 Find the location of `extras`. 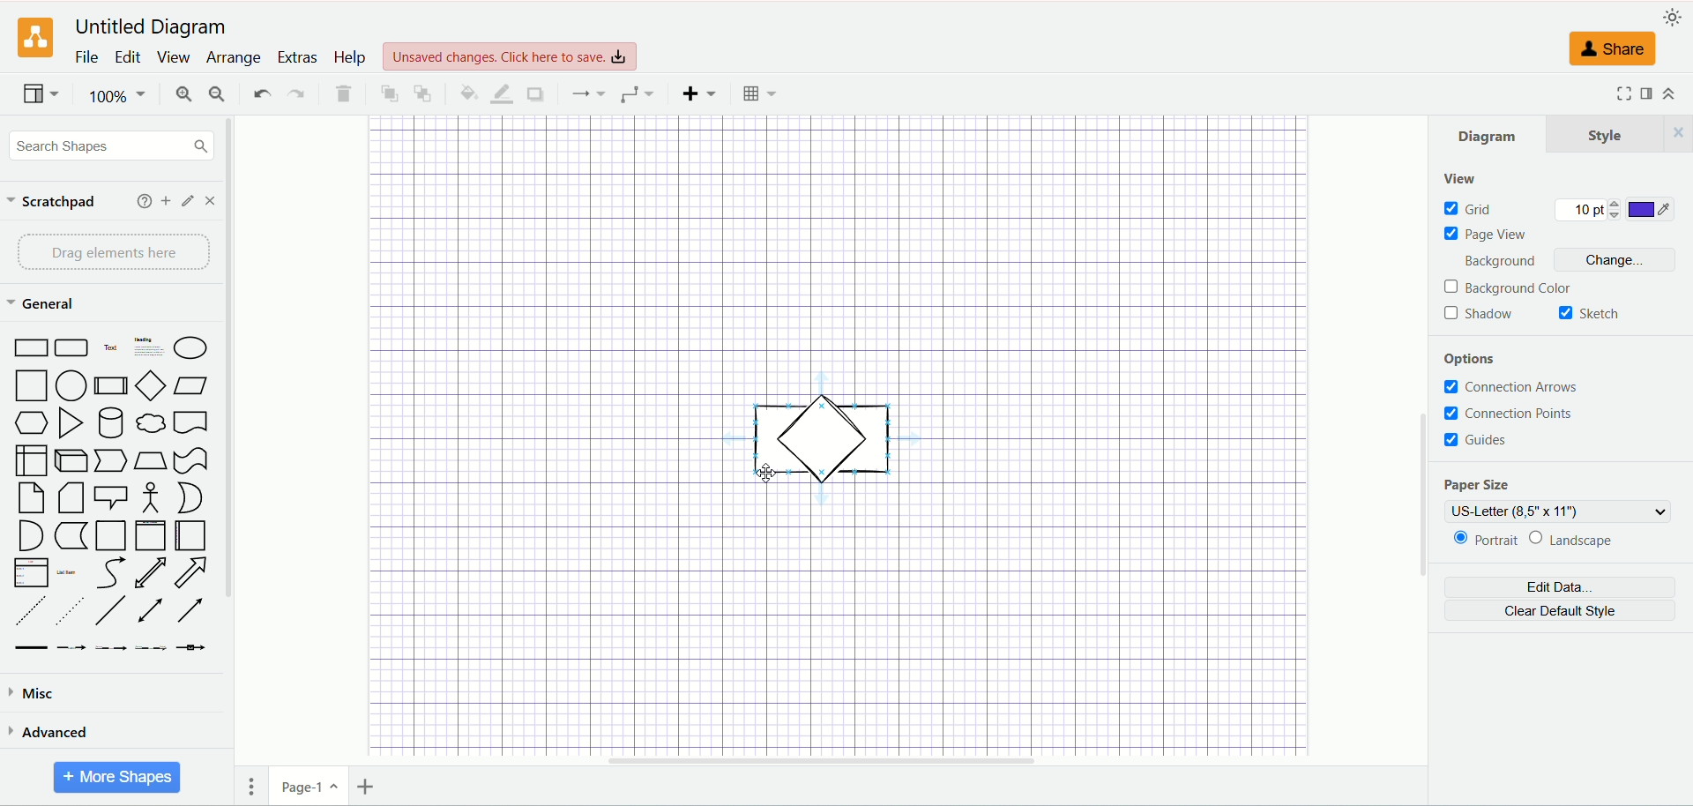

extras is located at coordinates (297, 56).